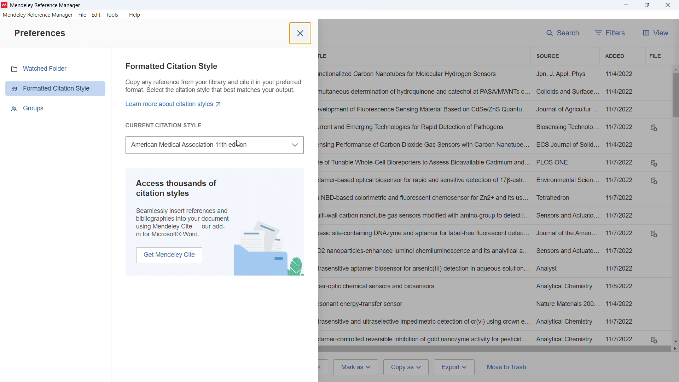  Describe the element at coordinates (621, 207) in the screenshot. I see `Date of addition of individual entries` at that location.